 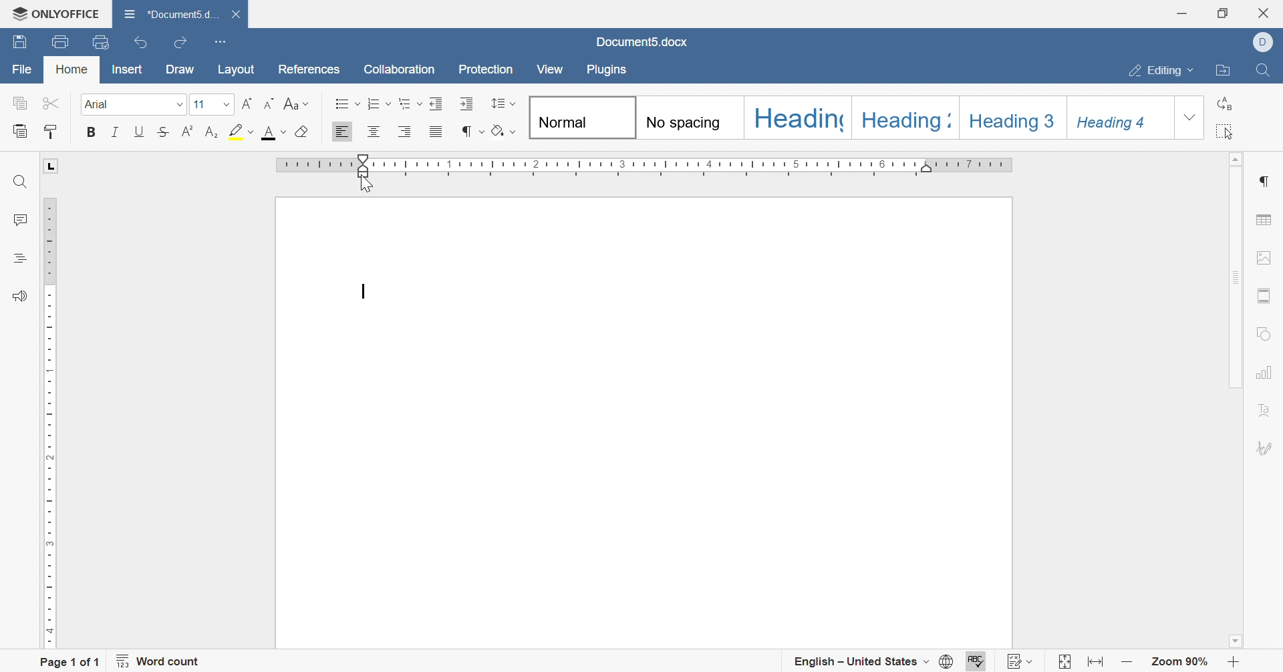 I want to click on shape settings, so click(x=1268, y=333).